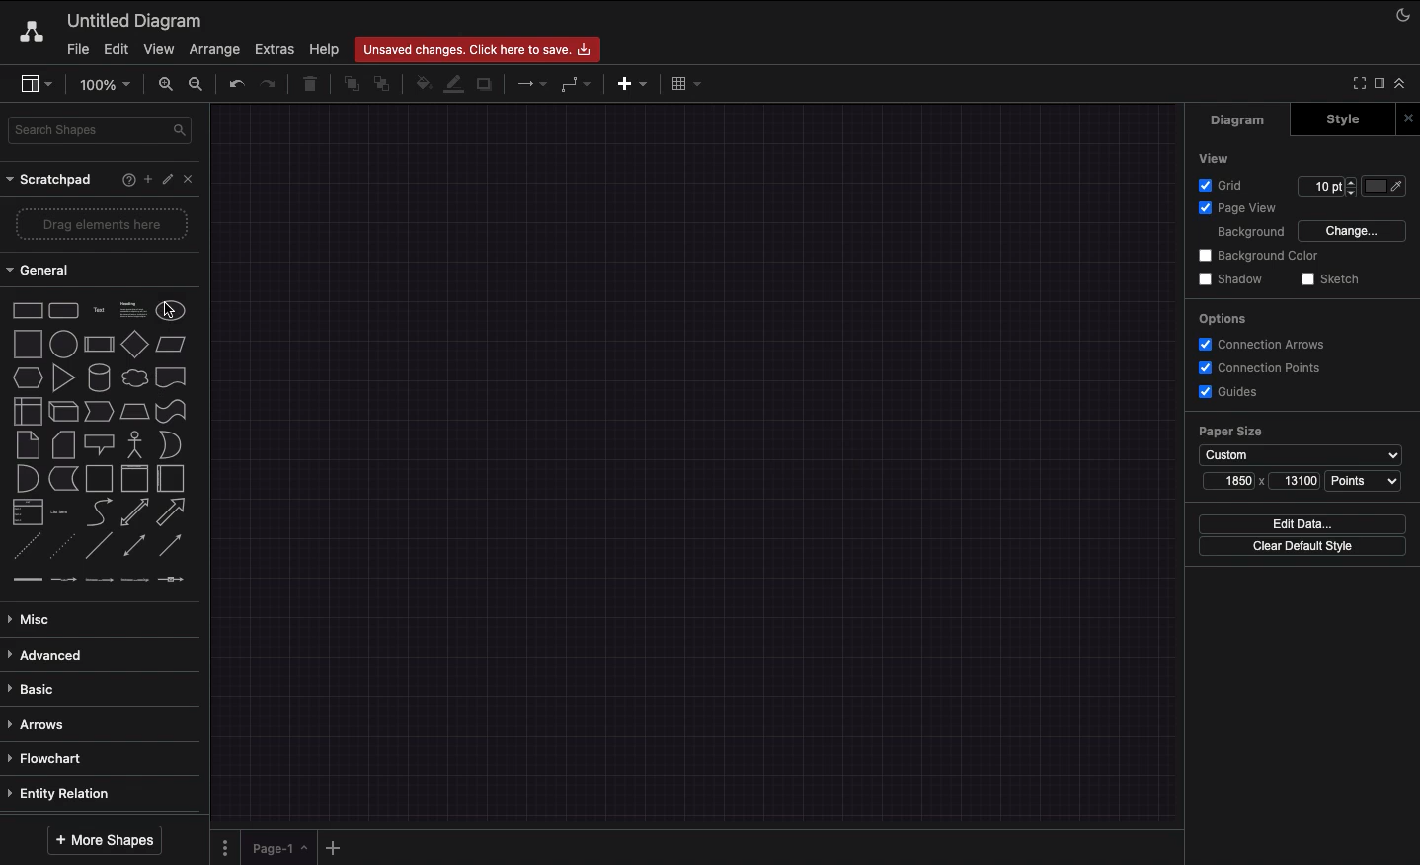 The width and height of the screenshot is (1420, 865). I want to click on Flowchart, so click(48, 758).